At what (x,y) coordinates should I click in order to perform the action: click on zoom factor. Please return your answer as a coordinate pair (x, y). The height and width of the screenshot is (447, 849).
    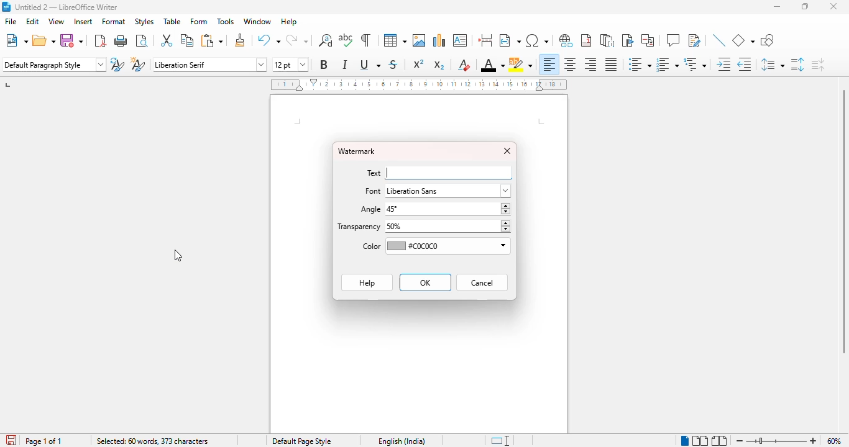
    Looking at the image, I should click on (834, 441).